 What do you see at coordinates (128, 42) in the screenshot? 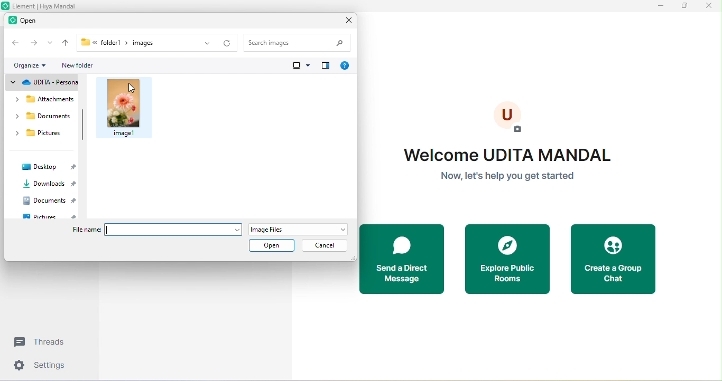
I see `folder 1>images` at bounding box center [128, 42].